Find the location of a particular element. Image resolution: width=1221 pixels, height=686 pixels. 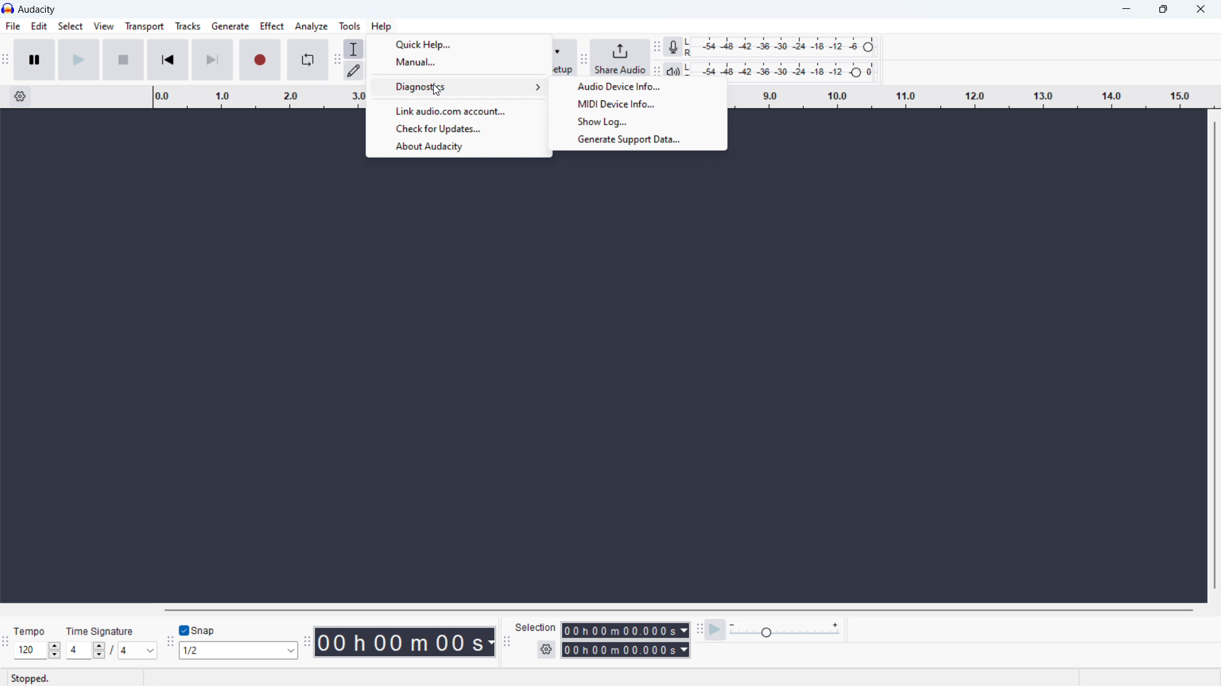

skip to last is located at coordinates (212, 60).